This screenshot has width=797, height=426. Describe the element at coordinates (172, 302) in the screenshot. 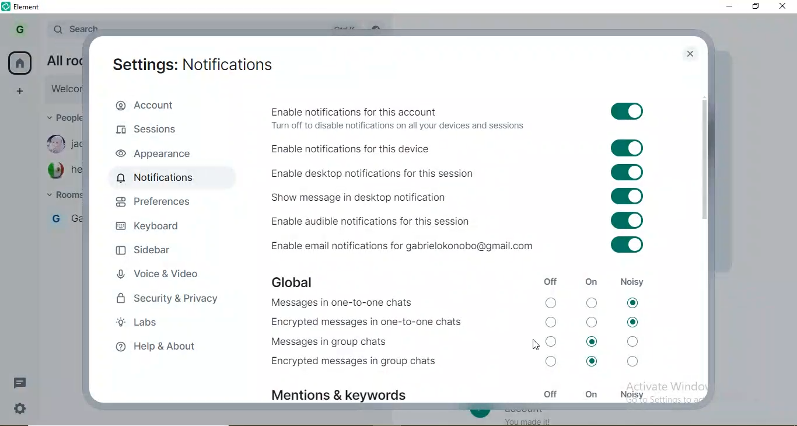

I see `security & privavcy` at that location.